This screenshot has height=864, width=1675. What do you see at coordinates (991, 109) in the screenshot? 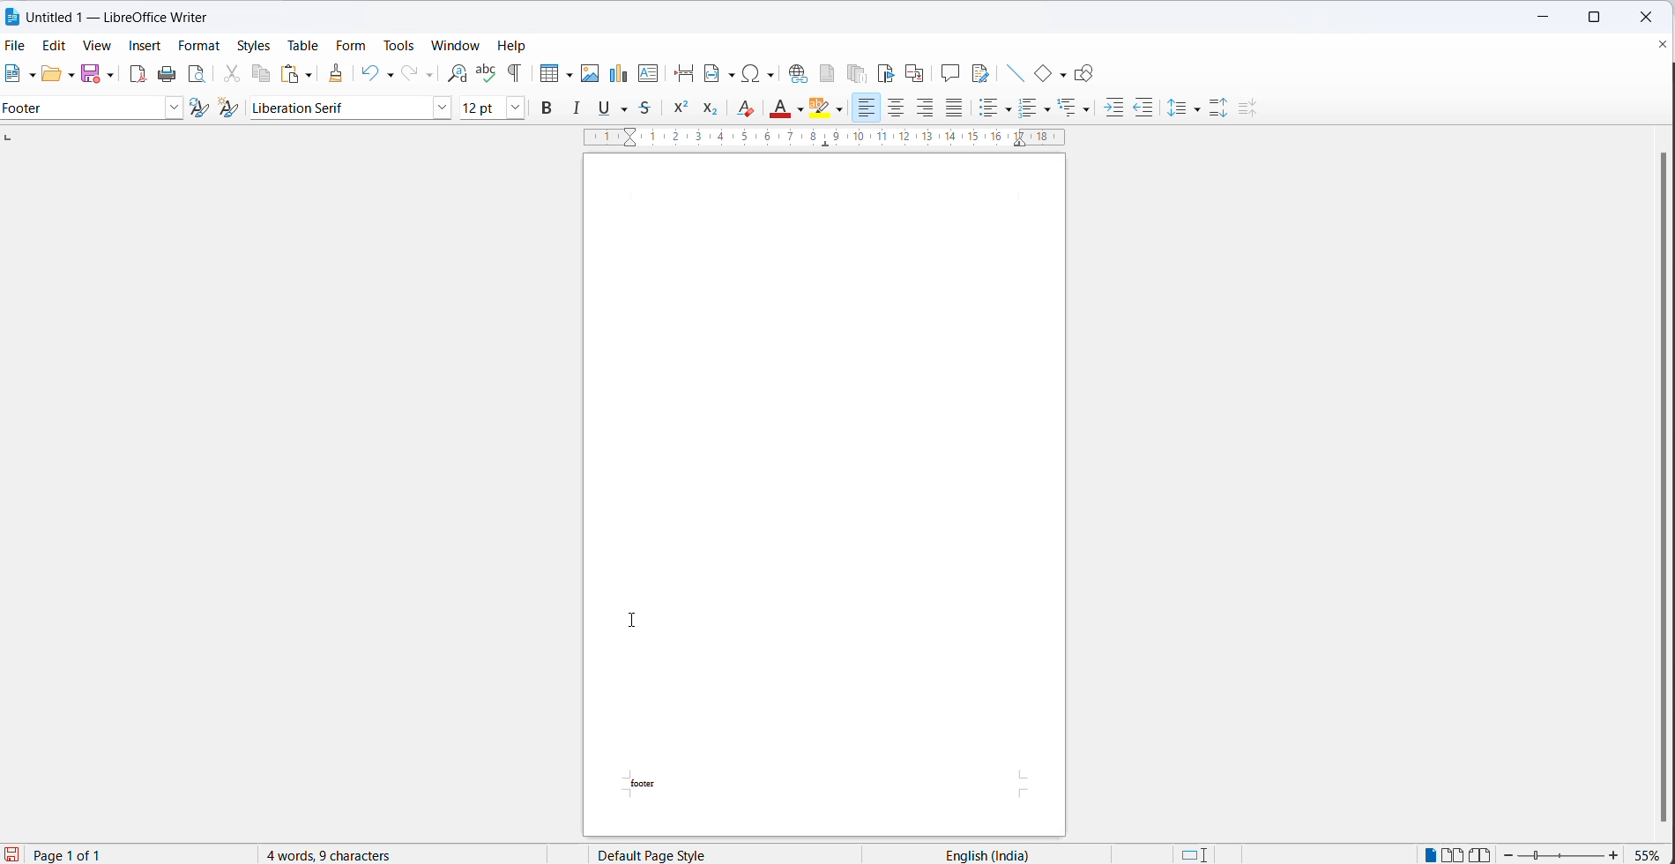
I see `toggle ordered list ` at bounding box center [991, 109].